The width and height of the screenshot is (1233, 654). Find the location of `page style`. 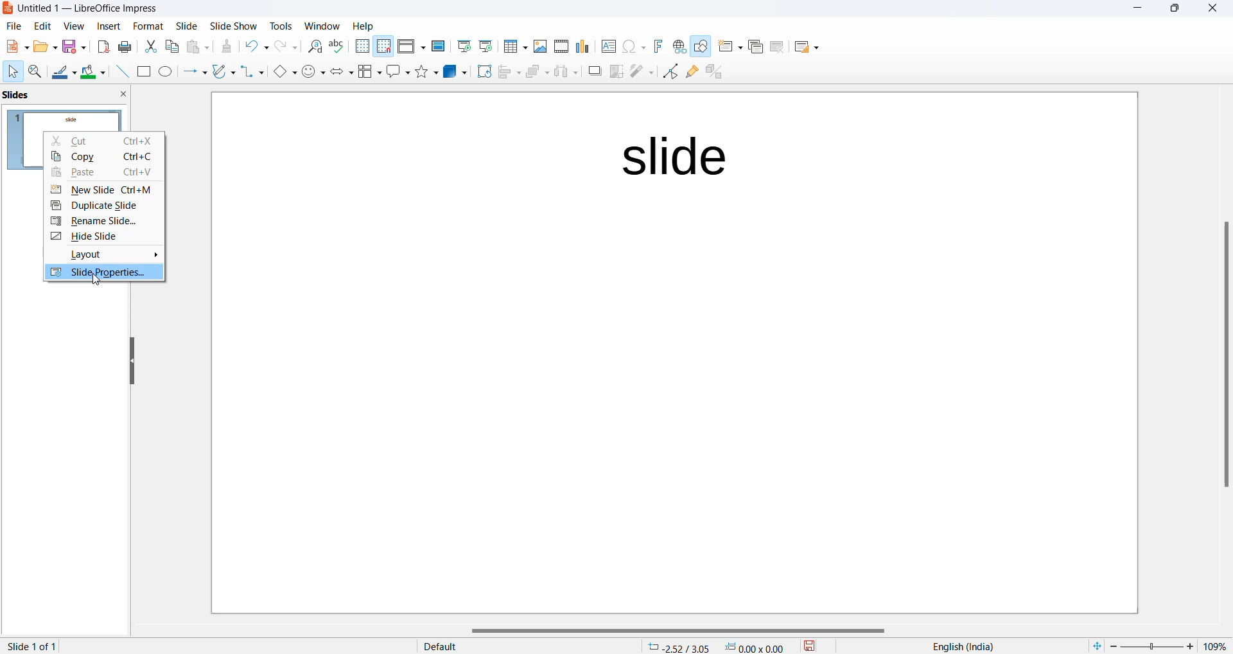

page style is located at coordinates (522, 646).